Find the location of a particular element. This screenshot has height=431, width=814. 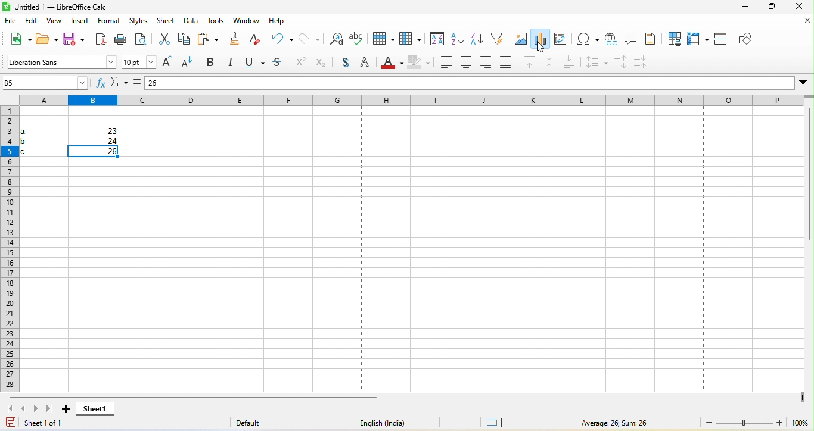

a is located at coordinates (31, 129).